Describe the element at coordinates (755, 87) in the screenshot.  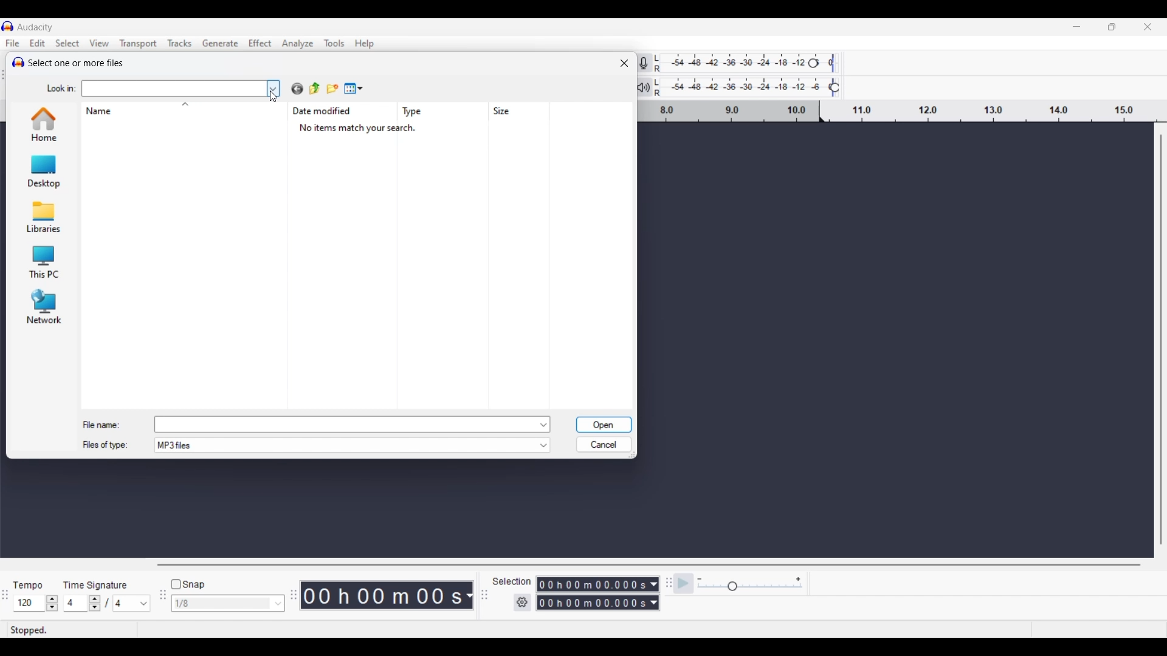
I see `Playback level` at that location.